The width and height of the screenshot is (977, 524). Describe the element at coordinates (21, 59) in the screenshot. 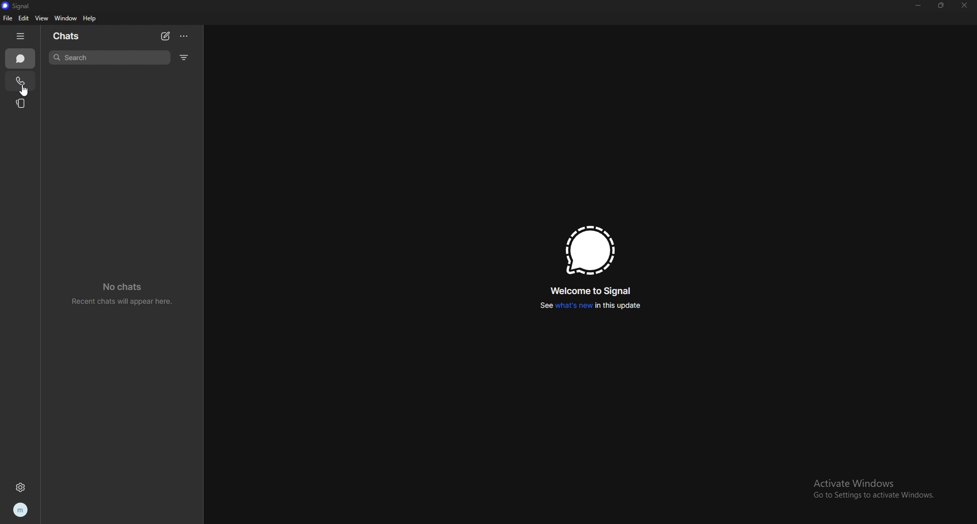

I see `chats` at that location.